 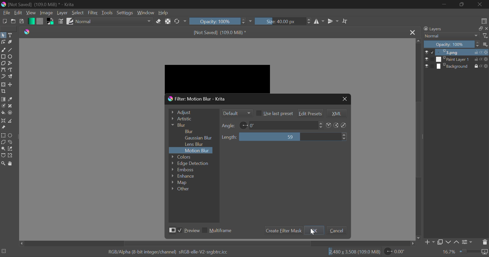 I want to click on Reference Images, so click(x=3, y=128).